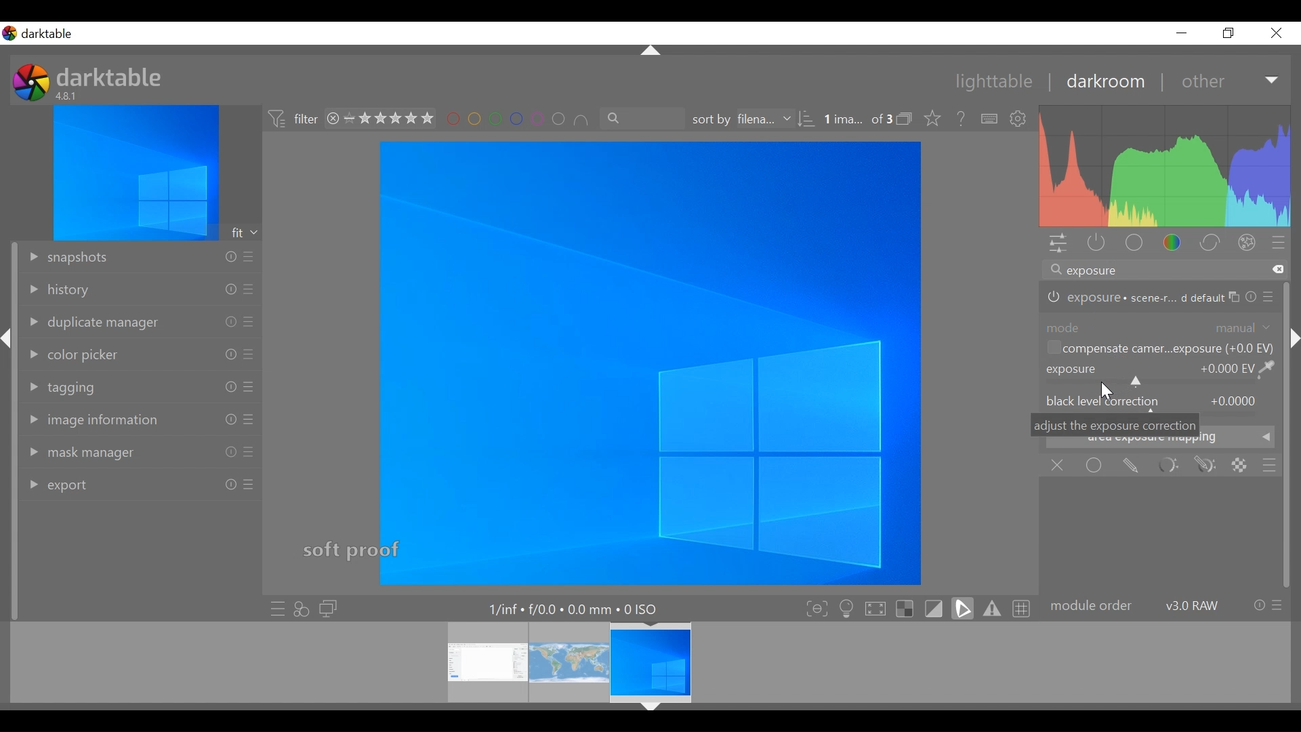 The width and height of the screenshot is (1301, 732). Describe the element at coordinates (930, 117) in the screenshot. I see `click to change the type of overlays` at that location.